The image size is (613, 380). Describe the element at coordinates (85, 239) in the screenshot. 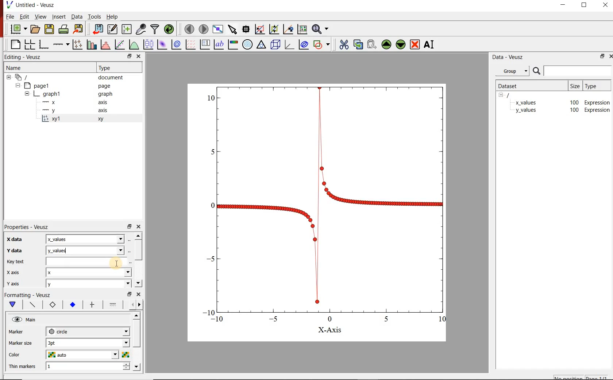

I see `x_values` at that location.